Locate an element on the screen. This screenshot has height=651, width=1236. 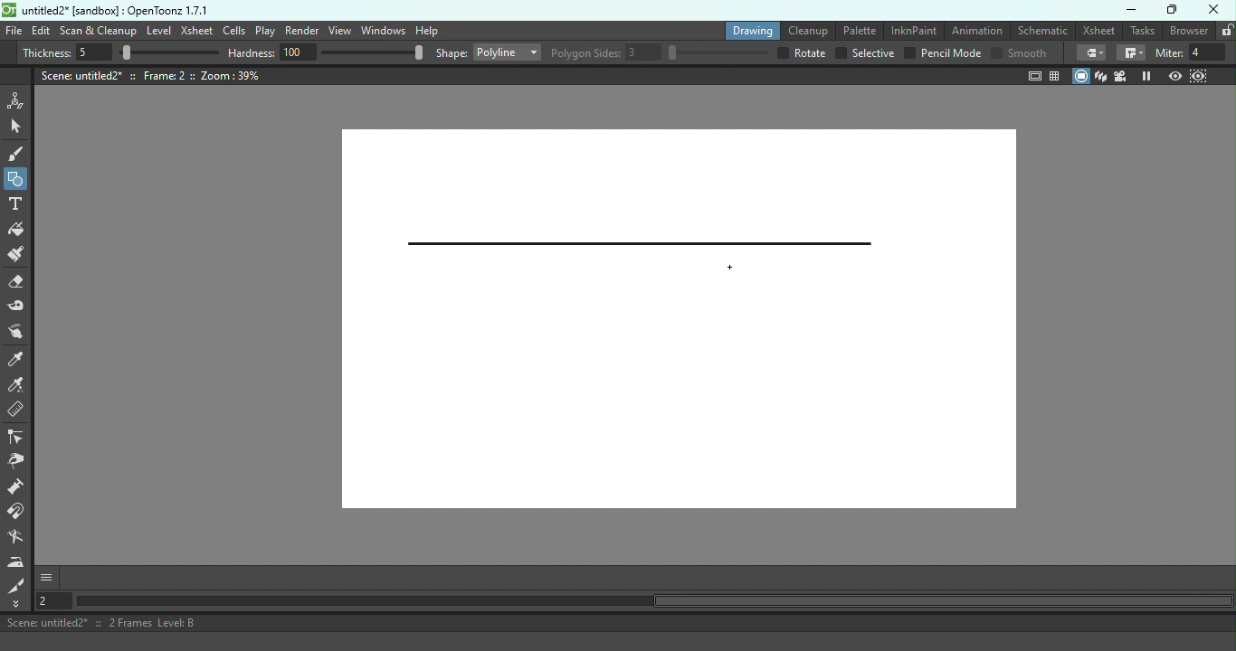
Safe area is located at coordinates (1033, 77).